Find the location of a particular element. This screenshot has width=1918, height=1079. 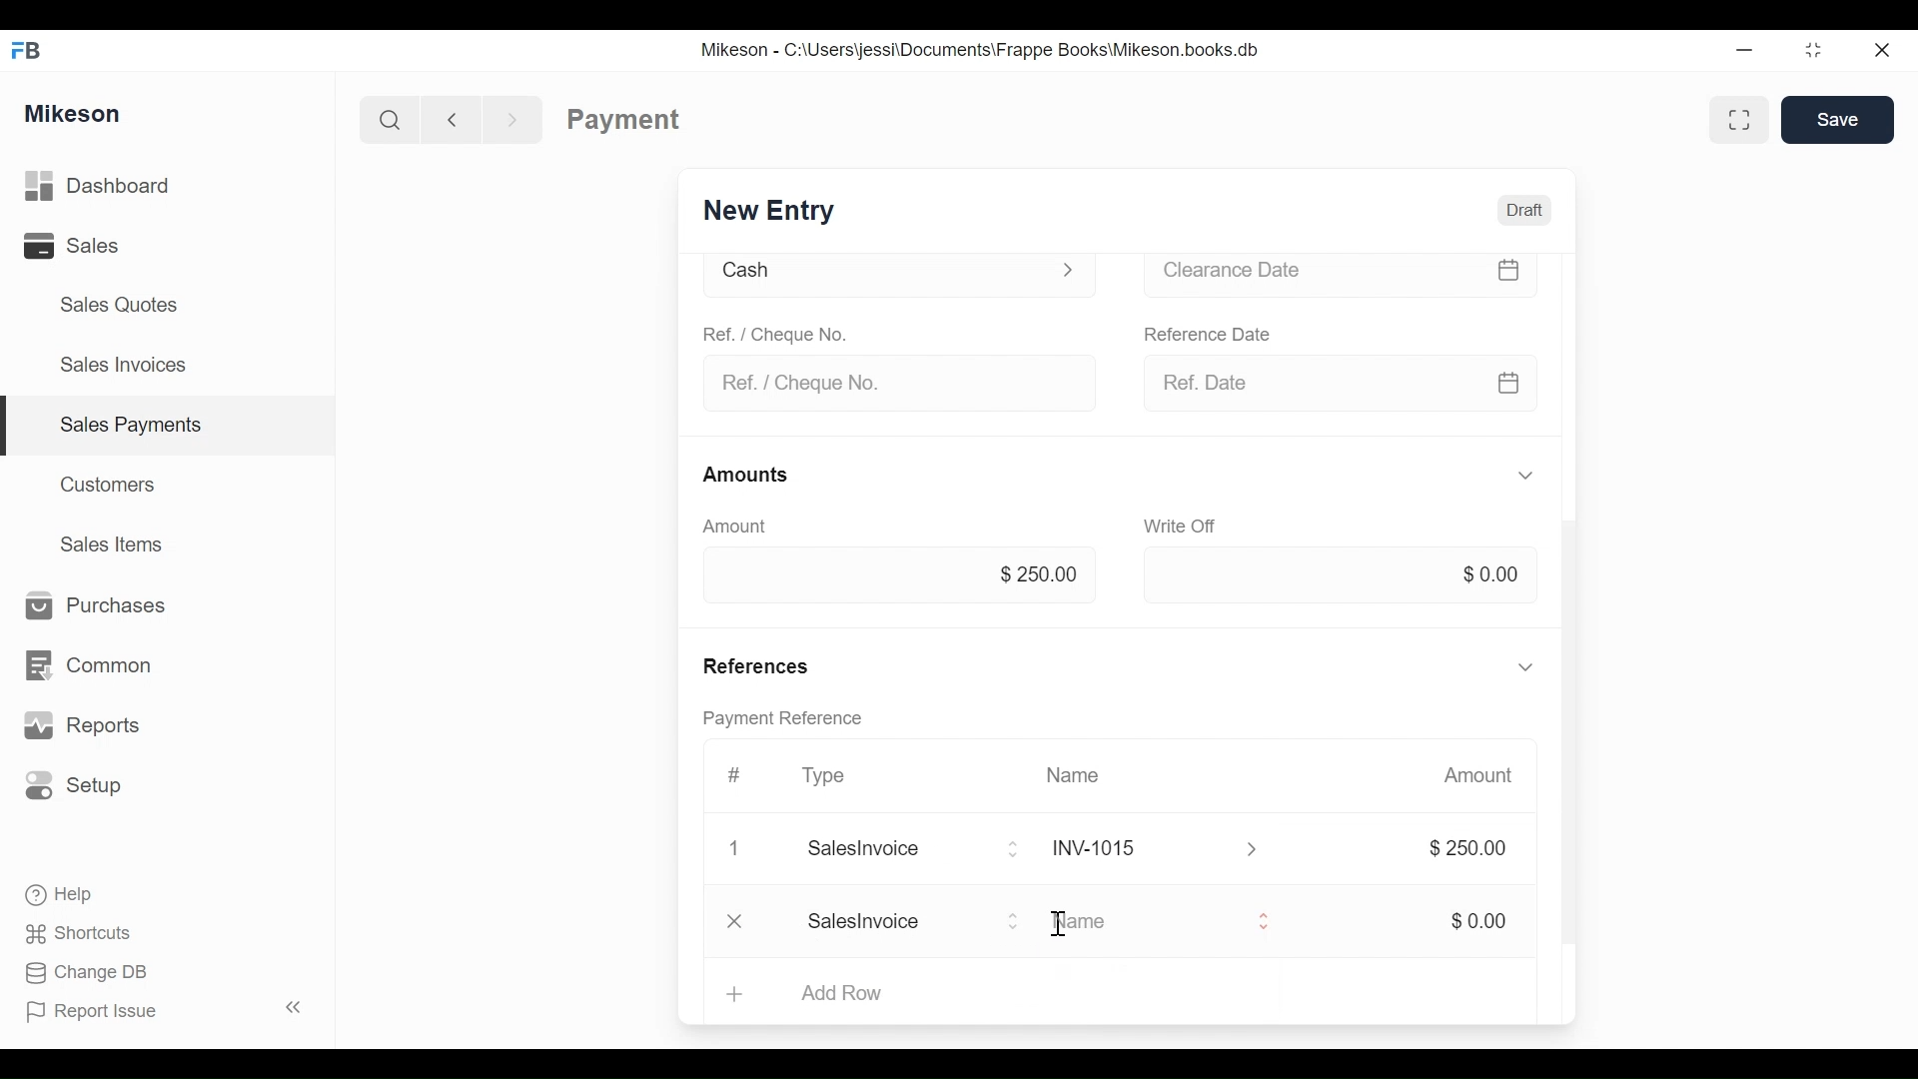

Full width toggle is located at coordinates (1736, 121).